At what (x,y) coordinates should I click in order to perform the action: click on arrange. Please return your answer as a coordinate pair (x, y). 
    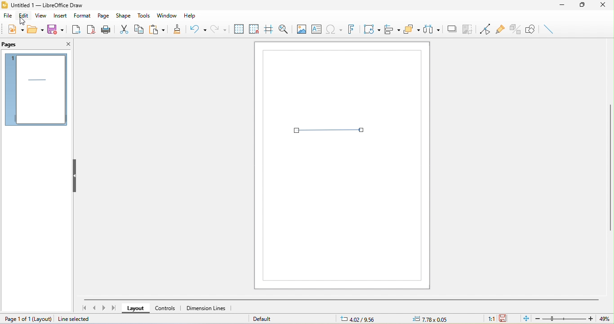
    Looking at the image, I should click on (412, 30).